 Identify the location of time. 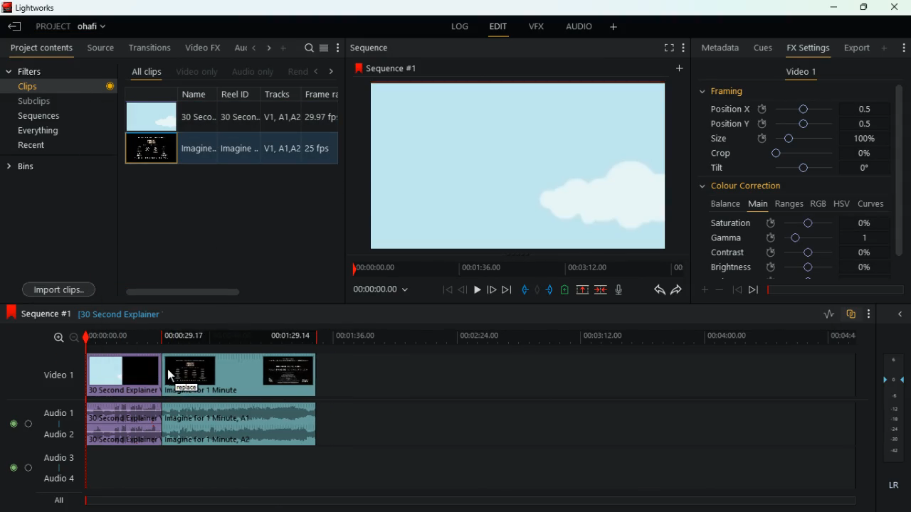
(379, 291).